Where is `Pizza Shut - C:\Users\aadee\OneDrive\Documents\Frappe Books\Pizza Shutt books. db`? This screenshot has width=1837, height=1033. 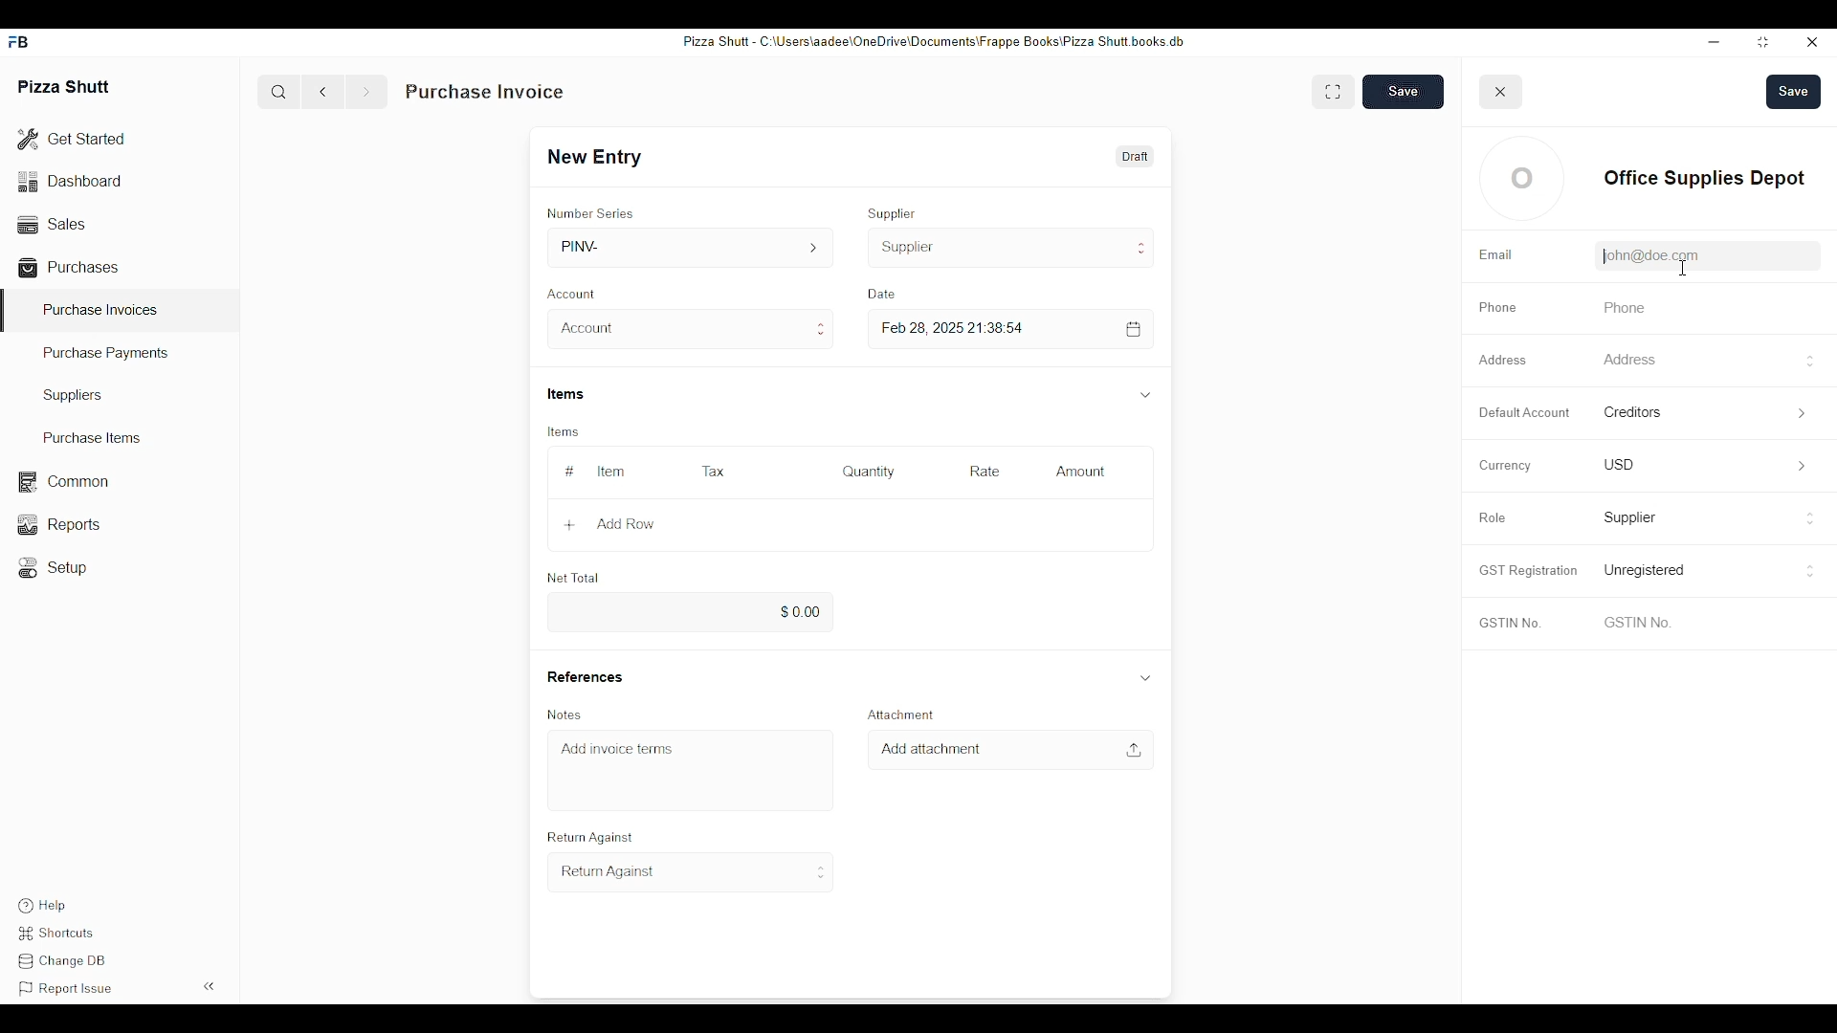
Pizza Shut - C:\Users\aadee\OneDrive\Documents\Frappe Books\Pizza Shutt books. db is located at coordinates (932, 40).